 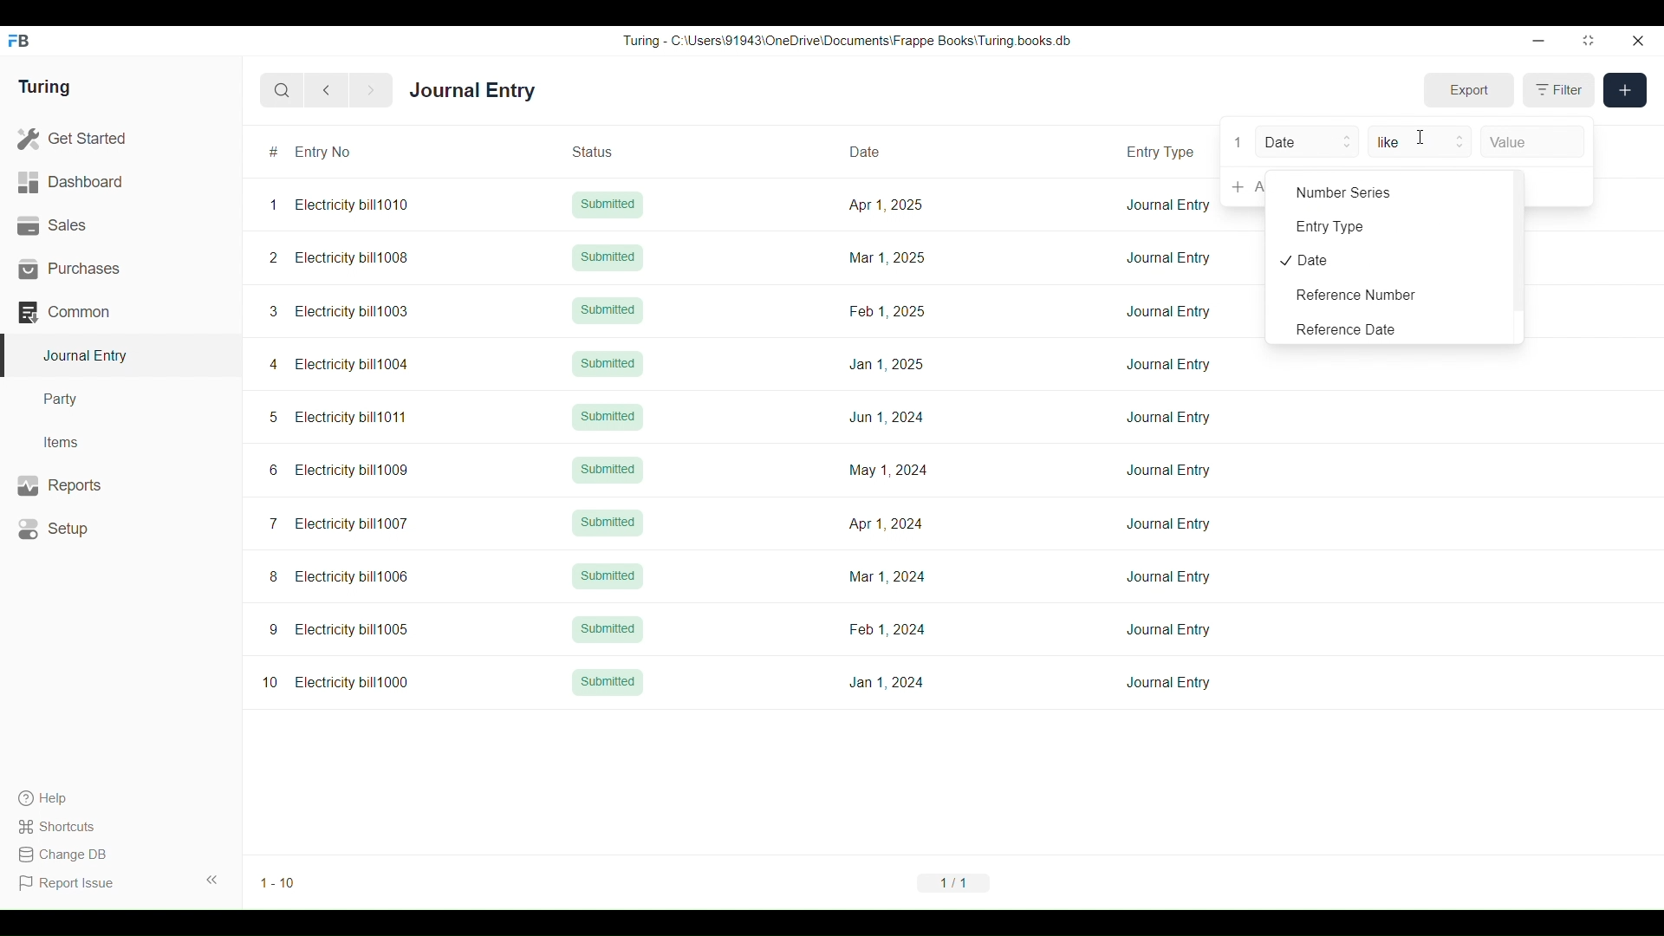 What do you see at coordinates (887, 417) in the screenshot?
I see `Jun 1, 2024` at bounding box center [887, 417].